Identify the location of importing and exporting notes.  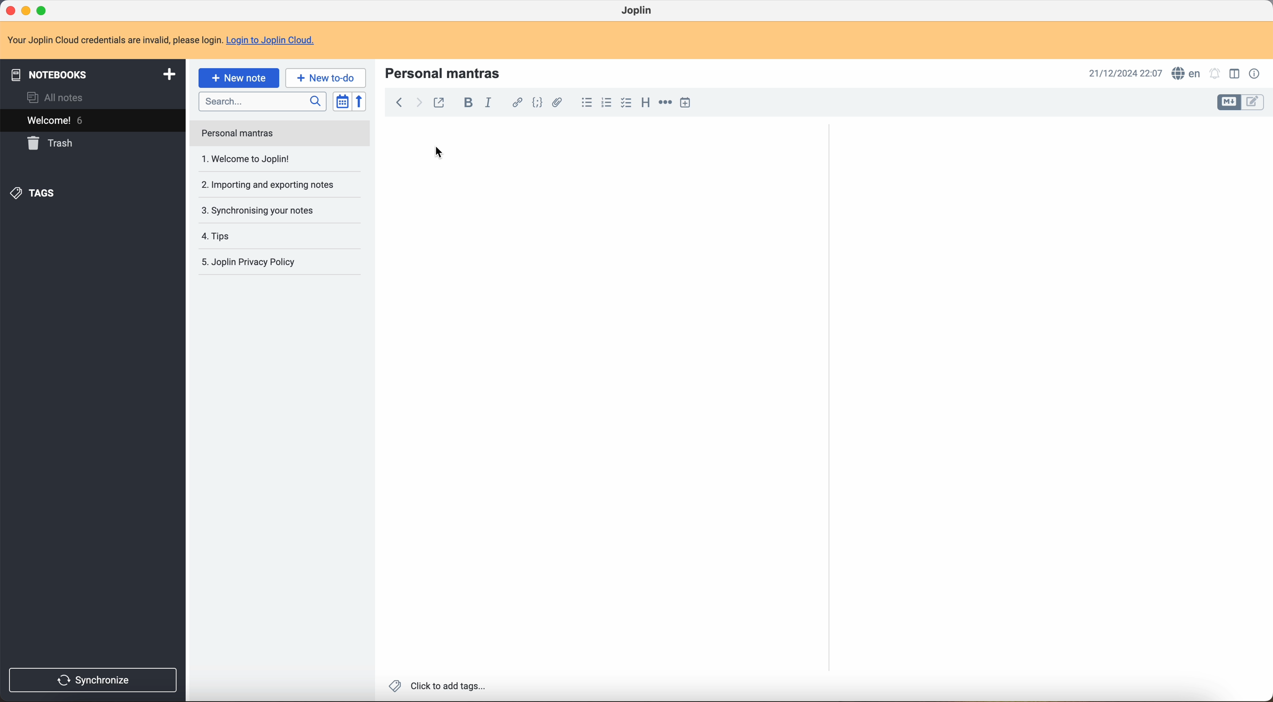
(267, 159).